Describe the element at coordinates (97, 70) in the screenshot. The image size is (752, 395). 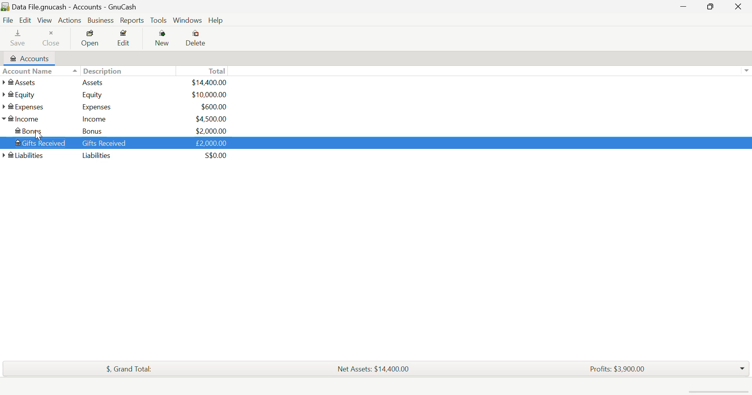
I see `Description` at that location.